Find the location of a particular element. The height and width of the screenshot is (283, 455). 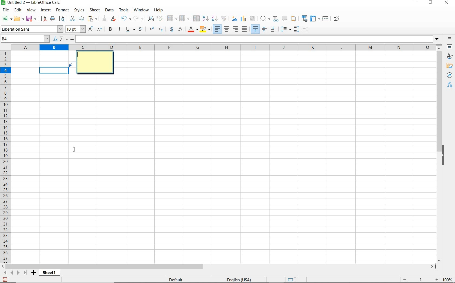

row is located at coordinates (172, 18).